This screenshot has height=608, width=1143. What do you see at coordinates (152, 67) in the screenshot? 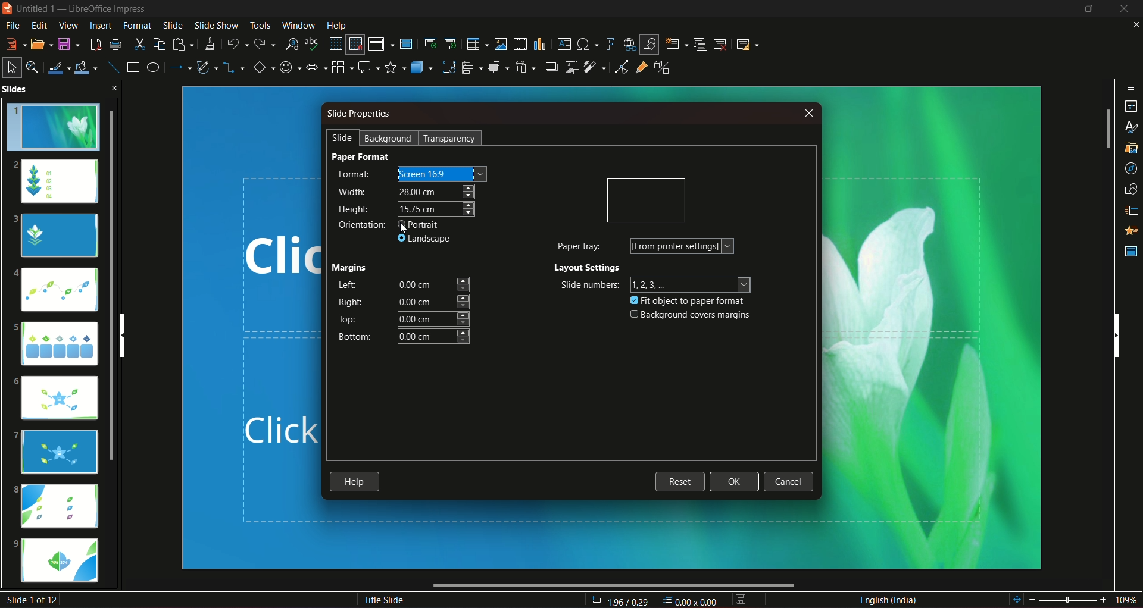
I see `ellipse` at bounding box center [152, 67].